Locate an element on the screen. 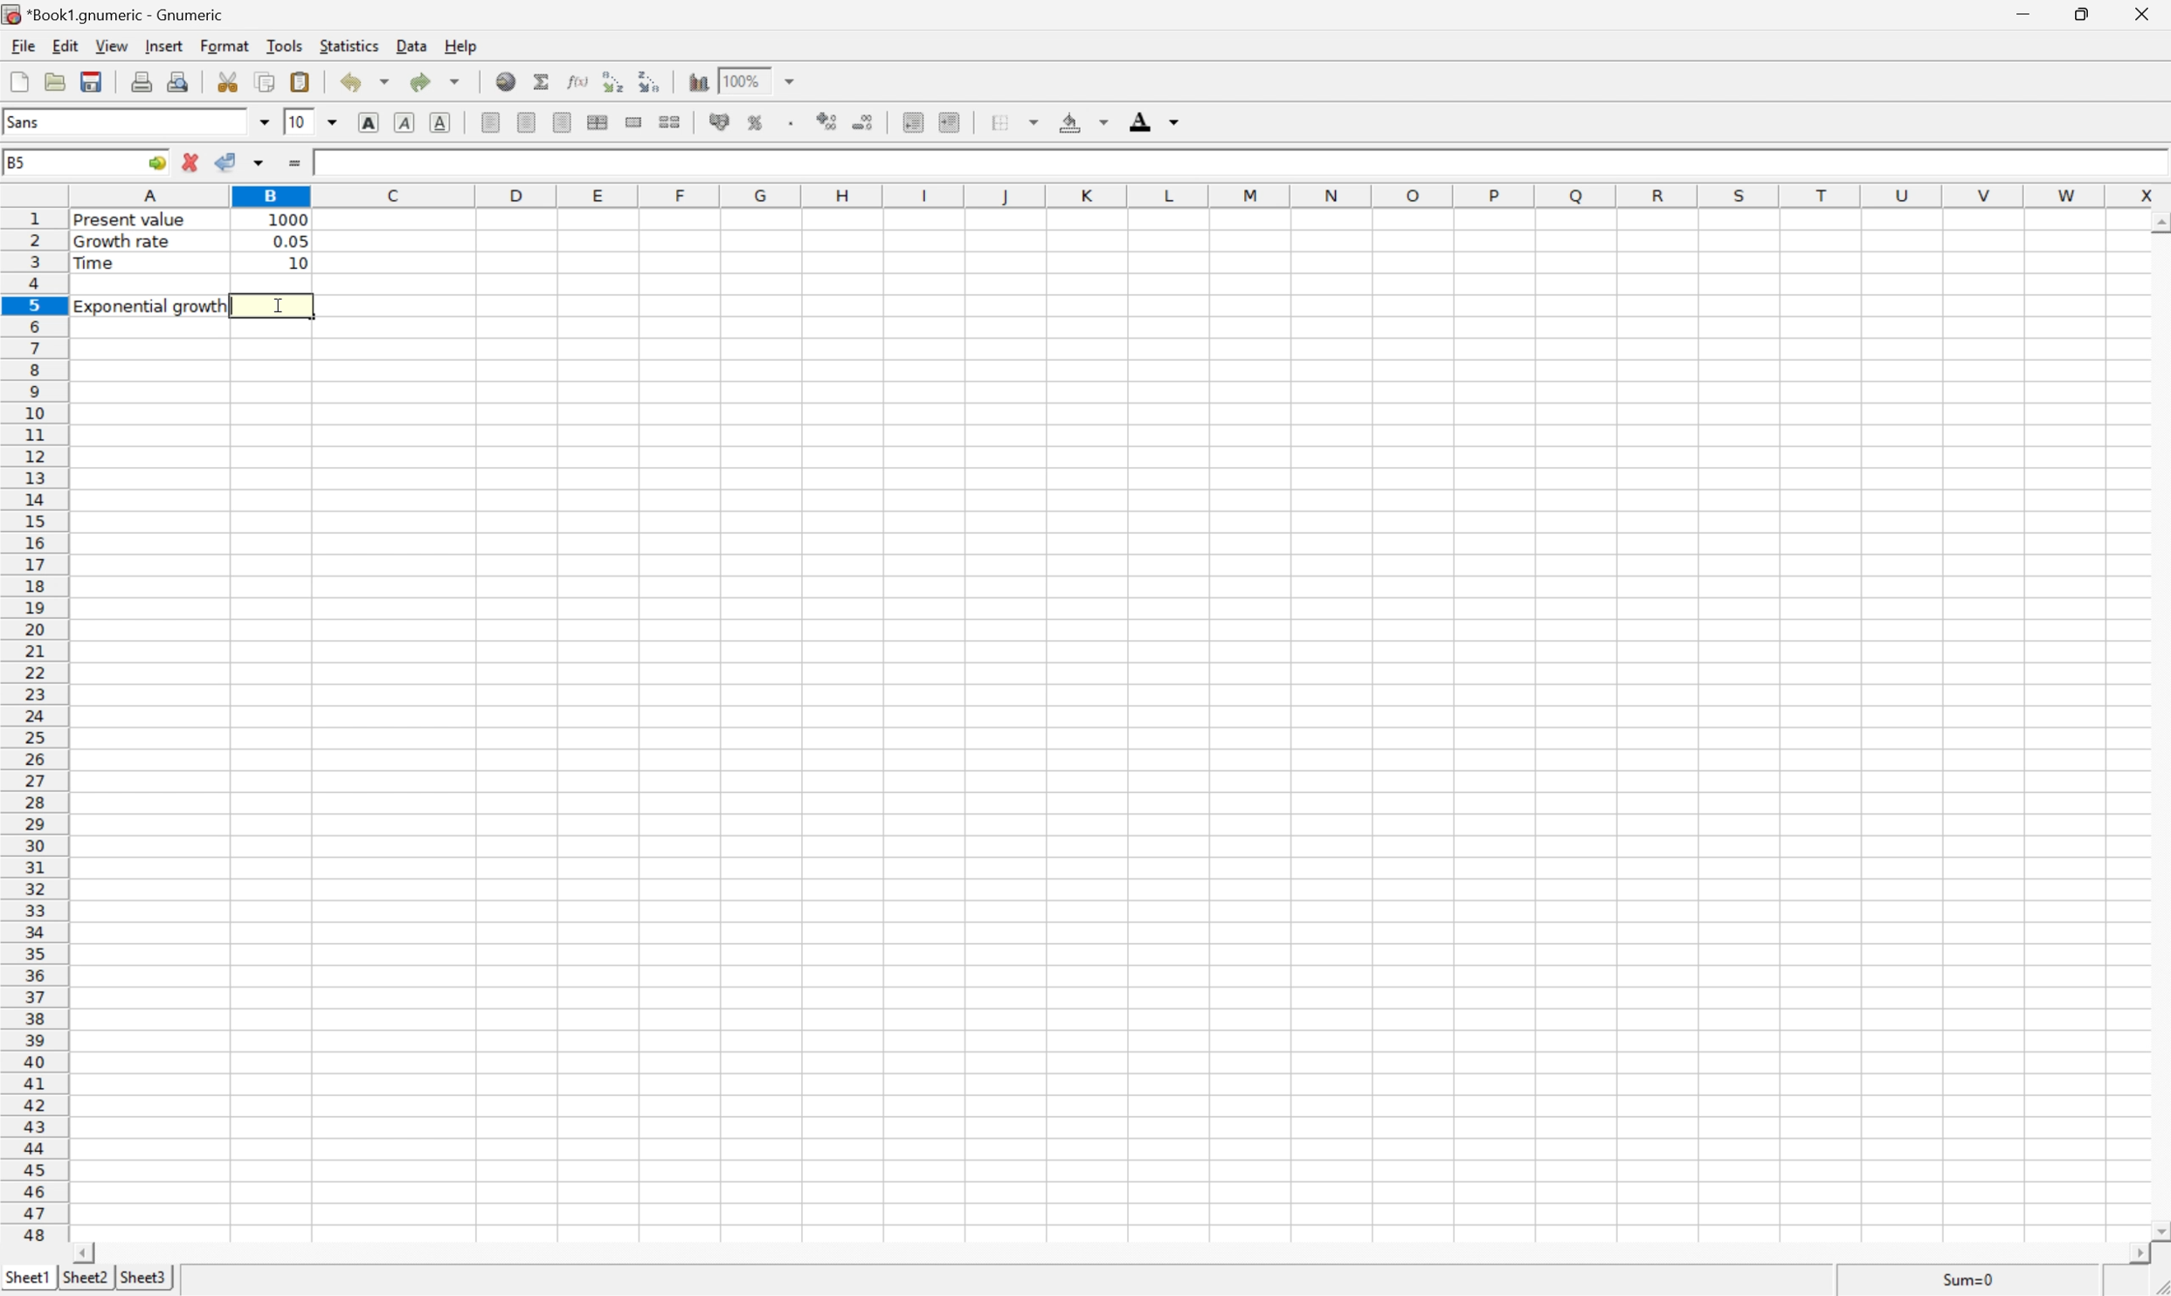  Bold is located at coordinates (370, 122).